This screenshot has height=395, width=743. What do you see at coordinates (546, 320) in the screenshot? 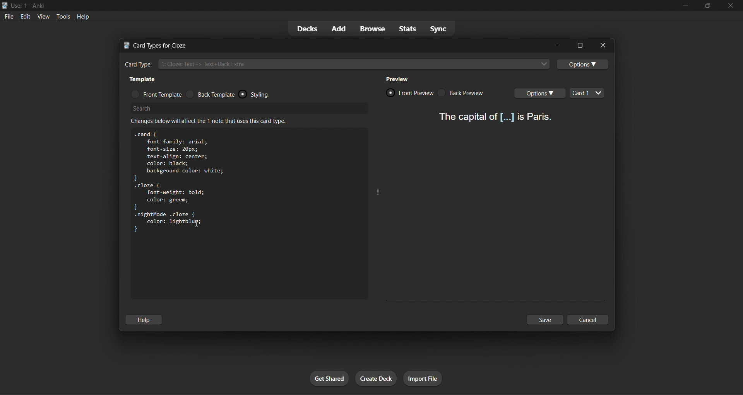
I see `save` at bounding box center [546, 320].